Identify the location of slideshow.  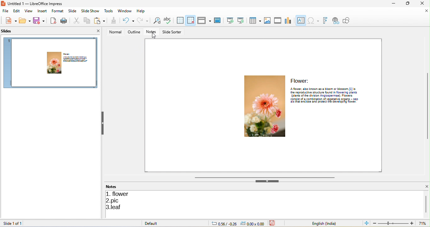
(90, 11).